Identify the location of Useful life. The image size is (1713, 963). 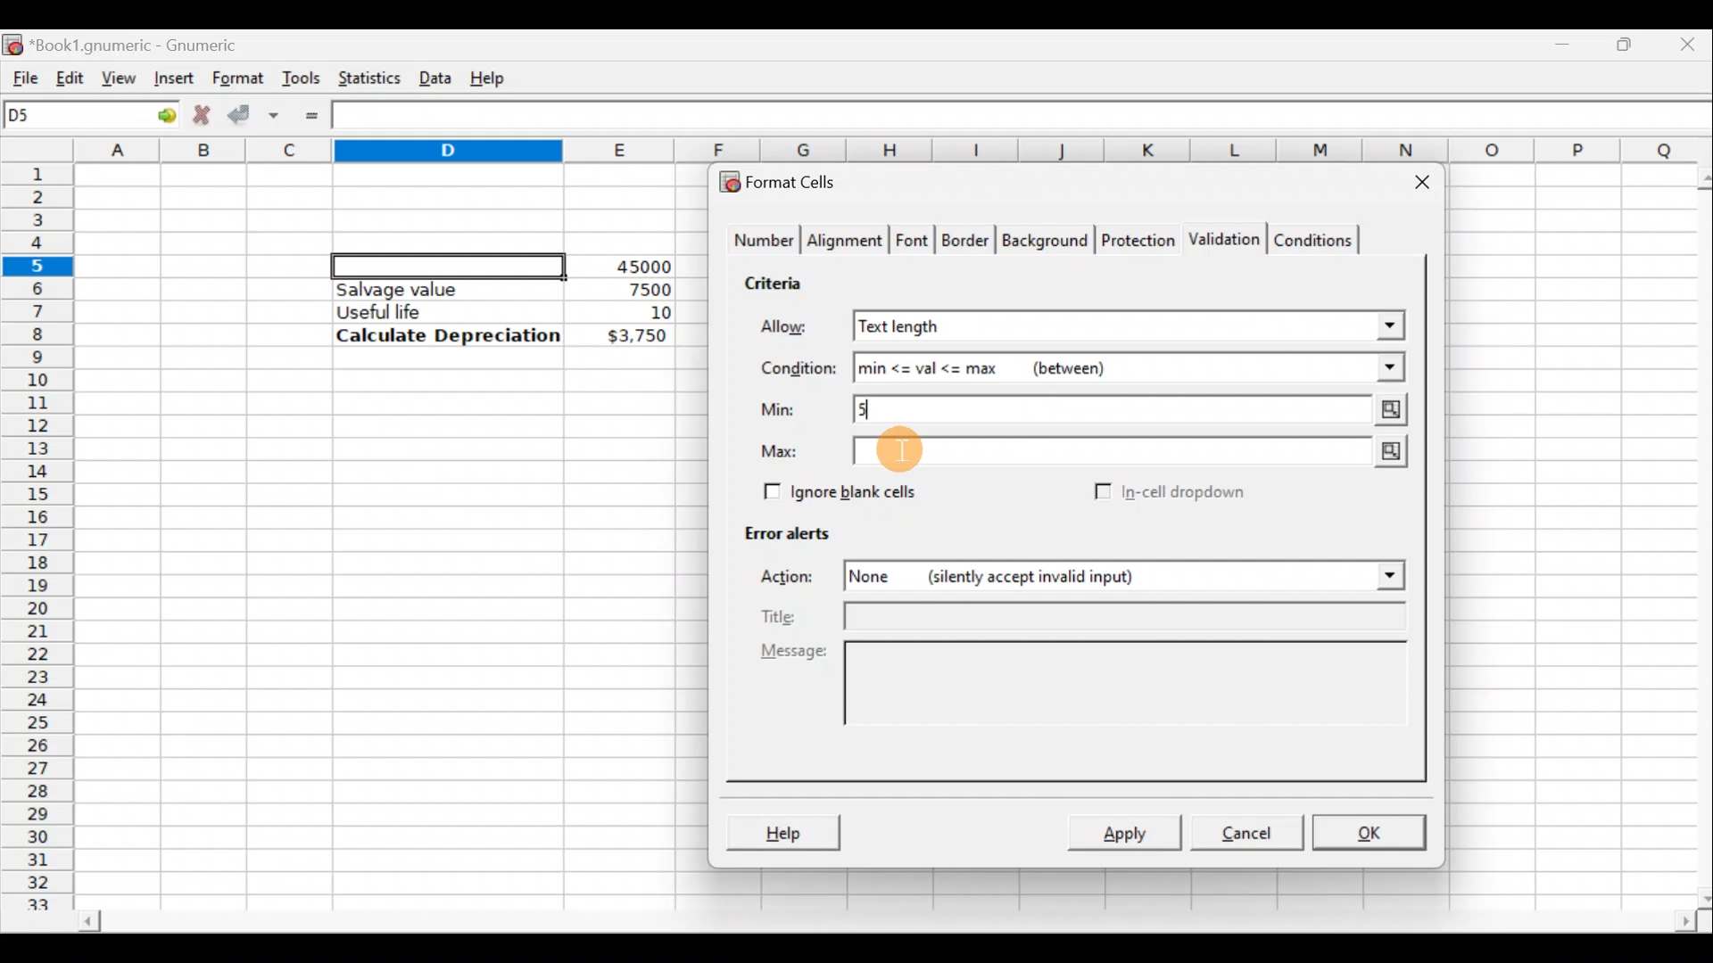
(438, 311).